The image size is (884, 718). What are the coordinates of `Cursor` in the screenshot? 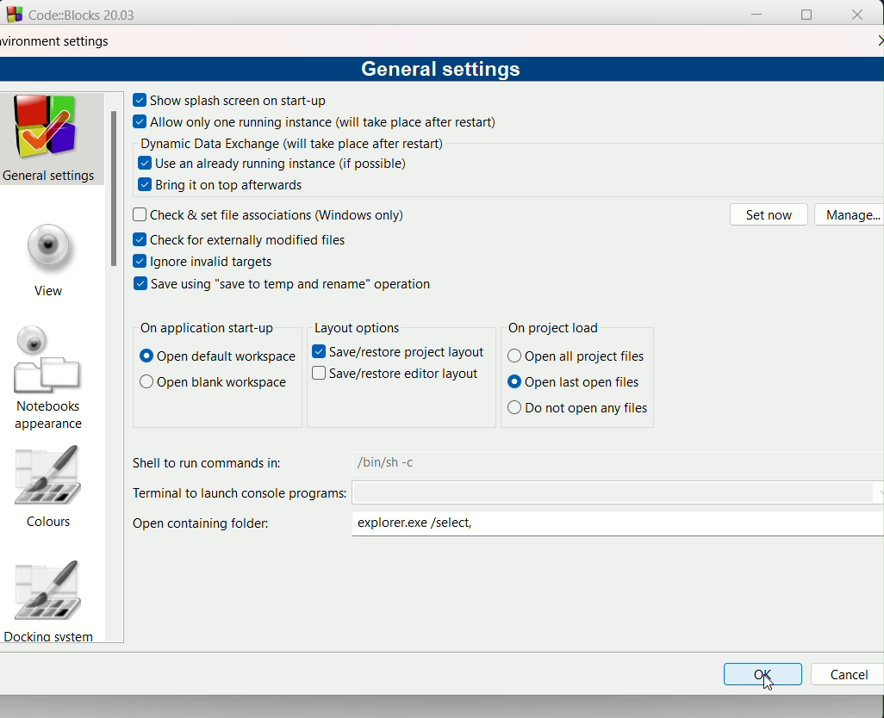 It's located at (769, 682).